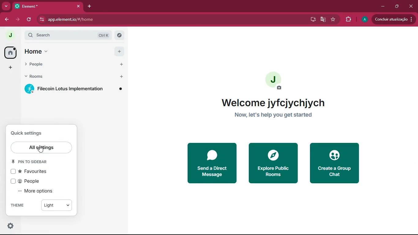  What do you see at coordinates (91, 6) in the screenshot?
I see `add tab` at bounding box center [91, 6].